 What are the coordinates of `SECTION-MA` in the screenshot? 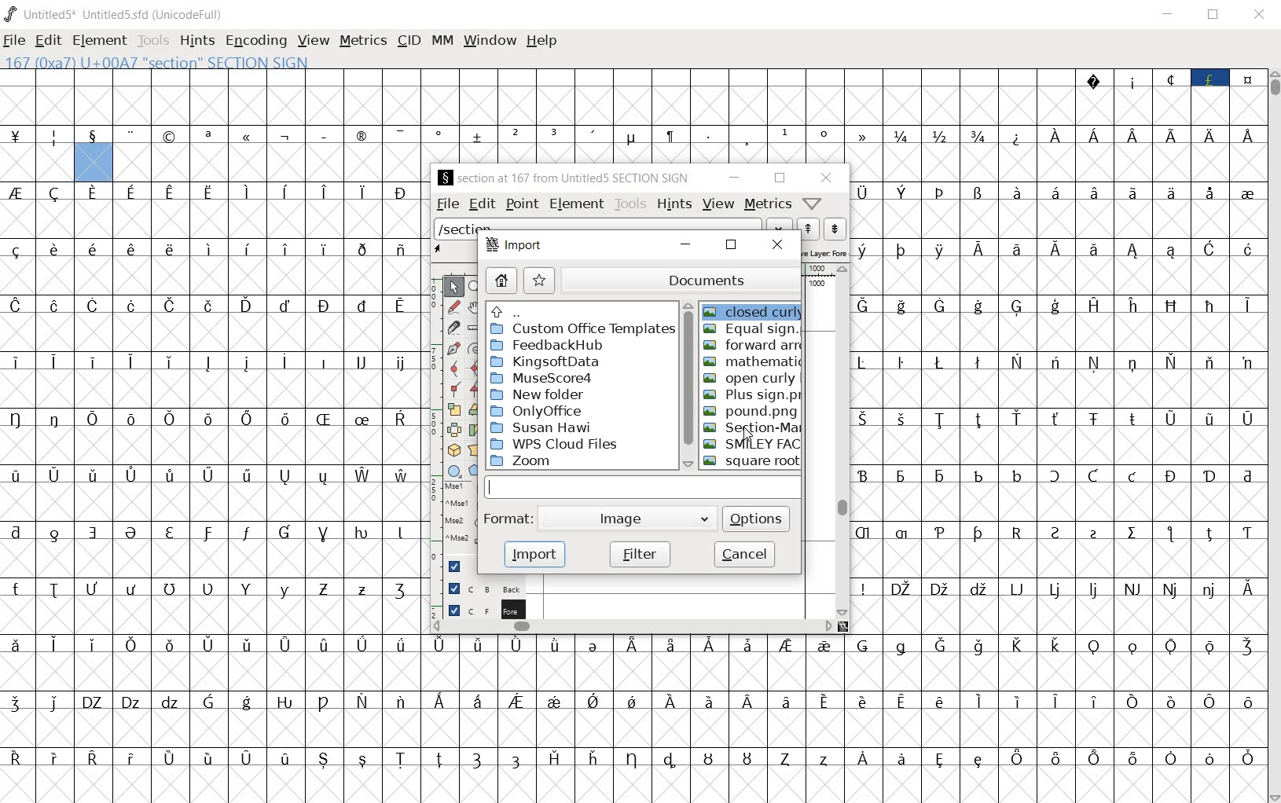 It's located at (751, 429).